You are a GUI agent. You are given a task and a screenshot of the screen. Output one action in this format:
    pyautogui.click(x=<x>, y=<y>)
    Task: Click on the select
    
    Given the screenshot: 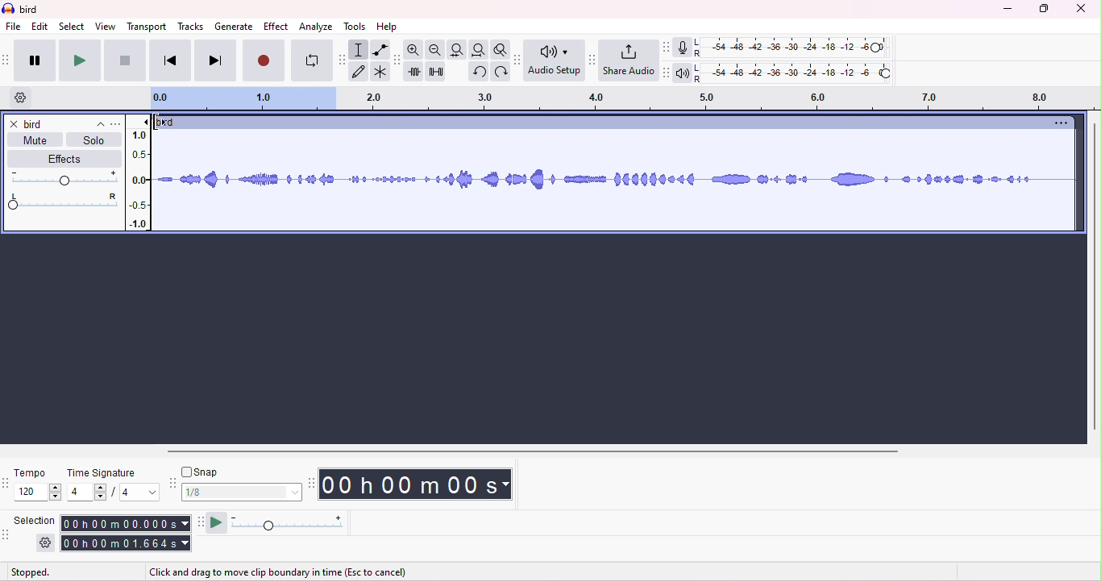 What is the action you would take?
    pyautogui.click(x=73, y=26)
    